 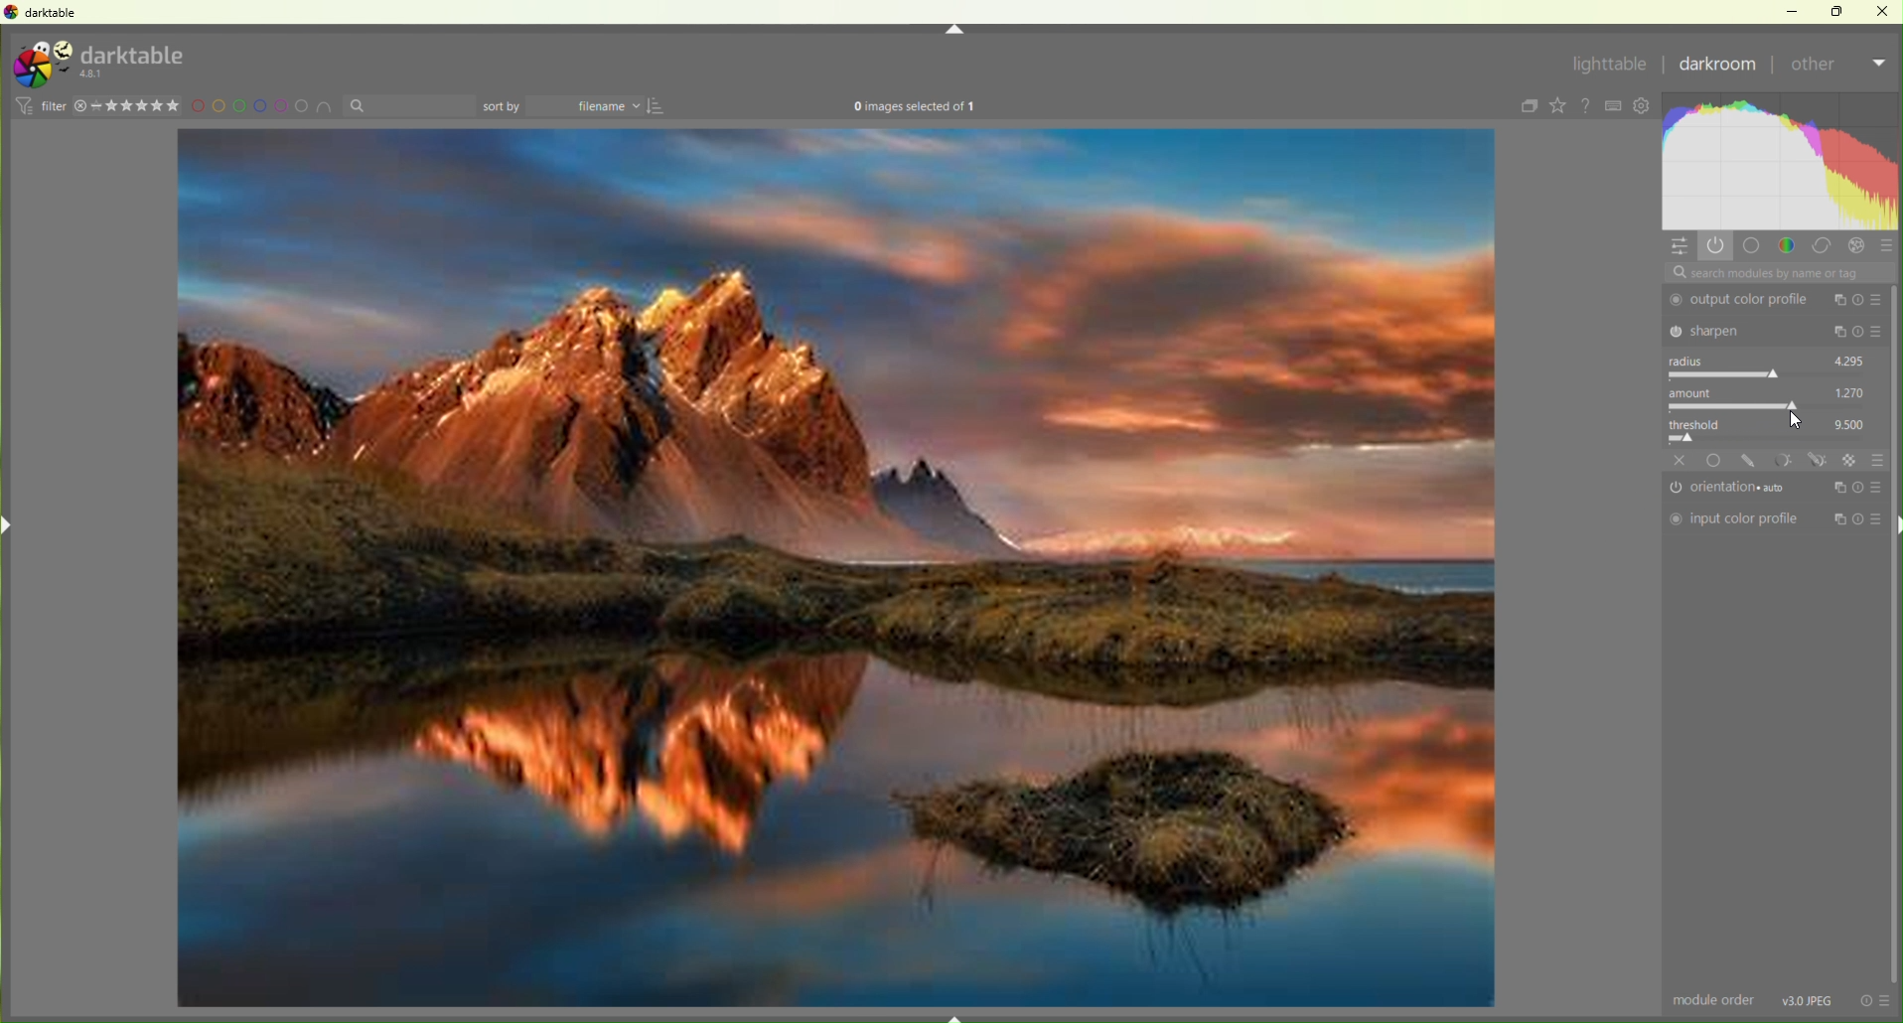 What do you see at coordinates (1858, 520) in the screenshot?
I see `copy, reset and presets` at bounding box center [1858, 520].